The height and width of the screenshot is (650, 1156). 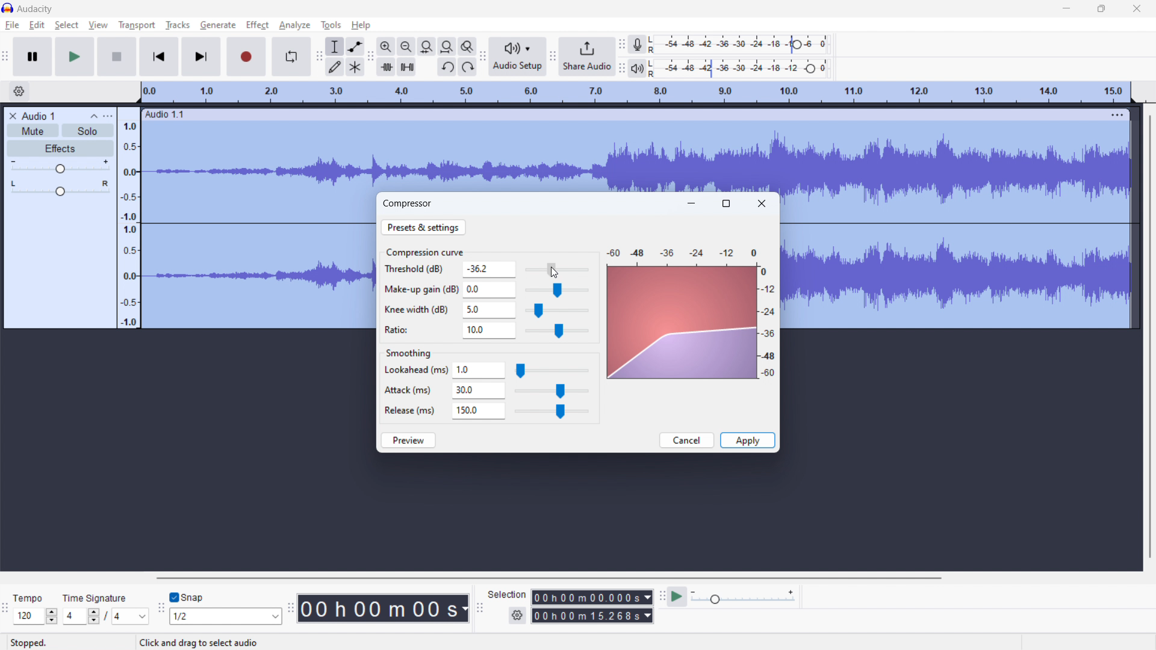 I want to click on zoom out, so click(x=406, y=46).